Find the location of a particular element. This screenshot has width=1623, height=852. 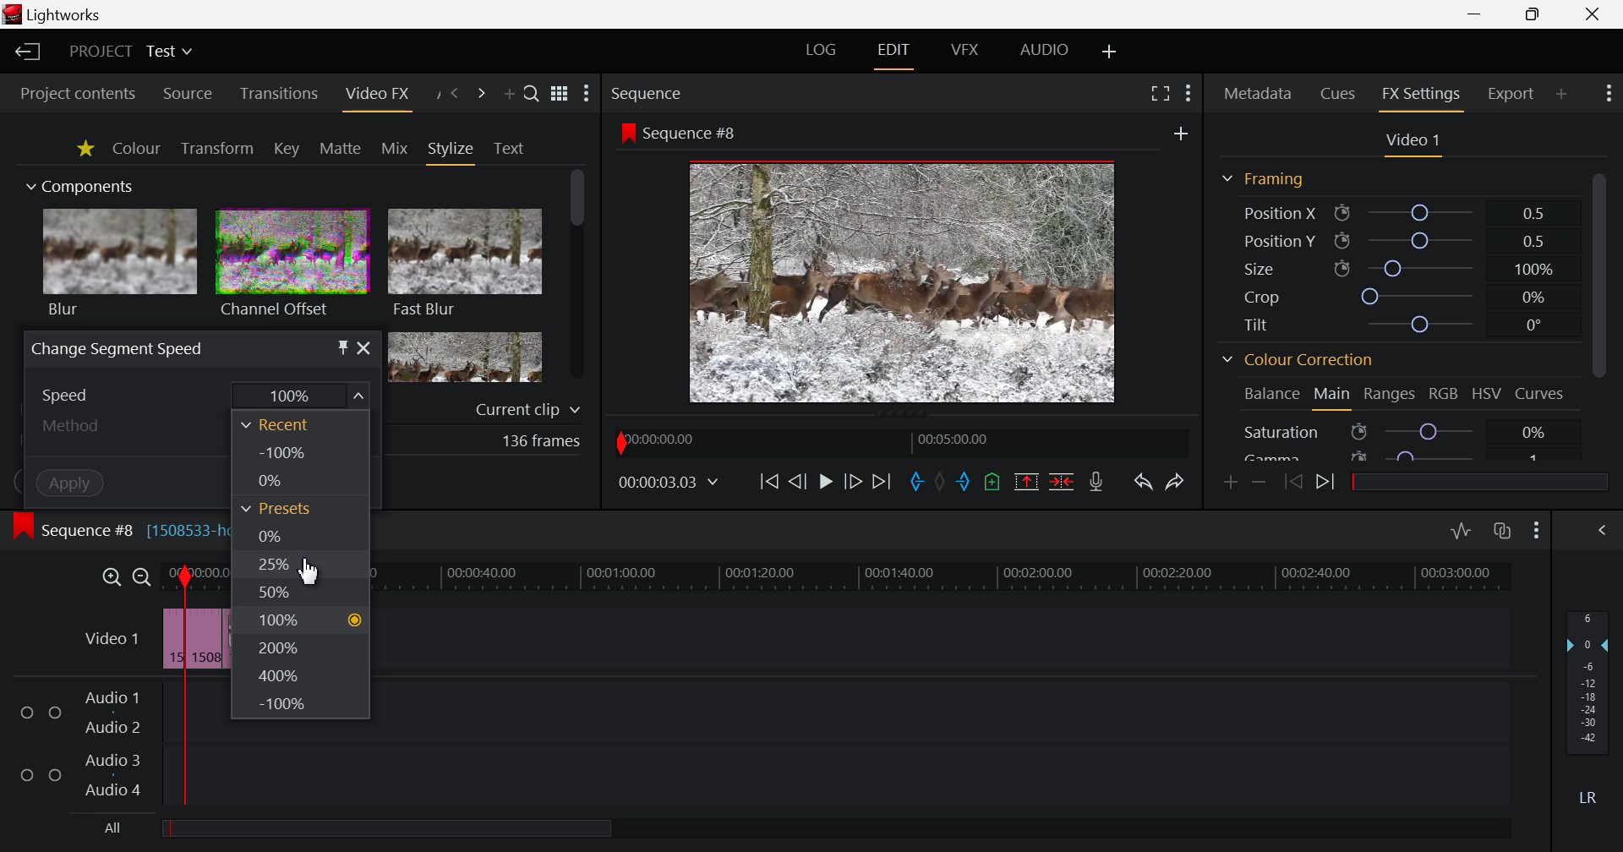

FX Settings is located at coordinates (1420, 96).